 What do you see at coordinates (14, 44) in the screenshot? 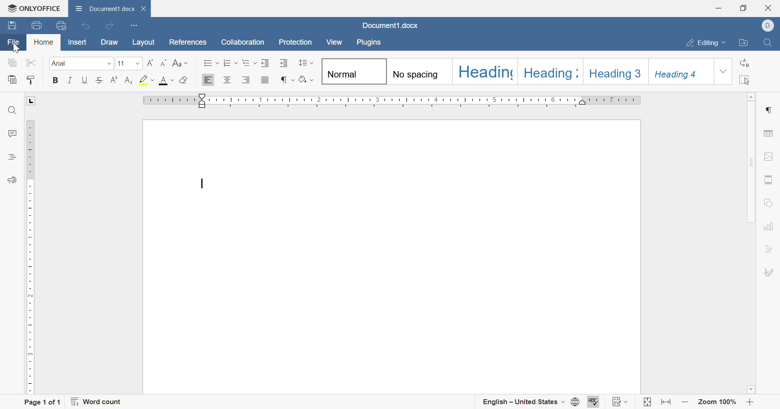
I see `file` at bounding box center [14, 44].